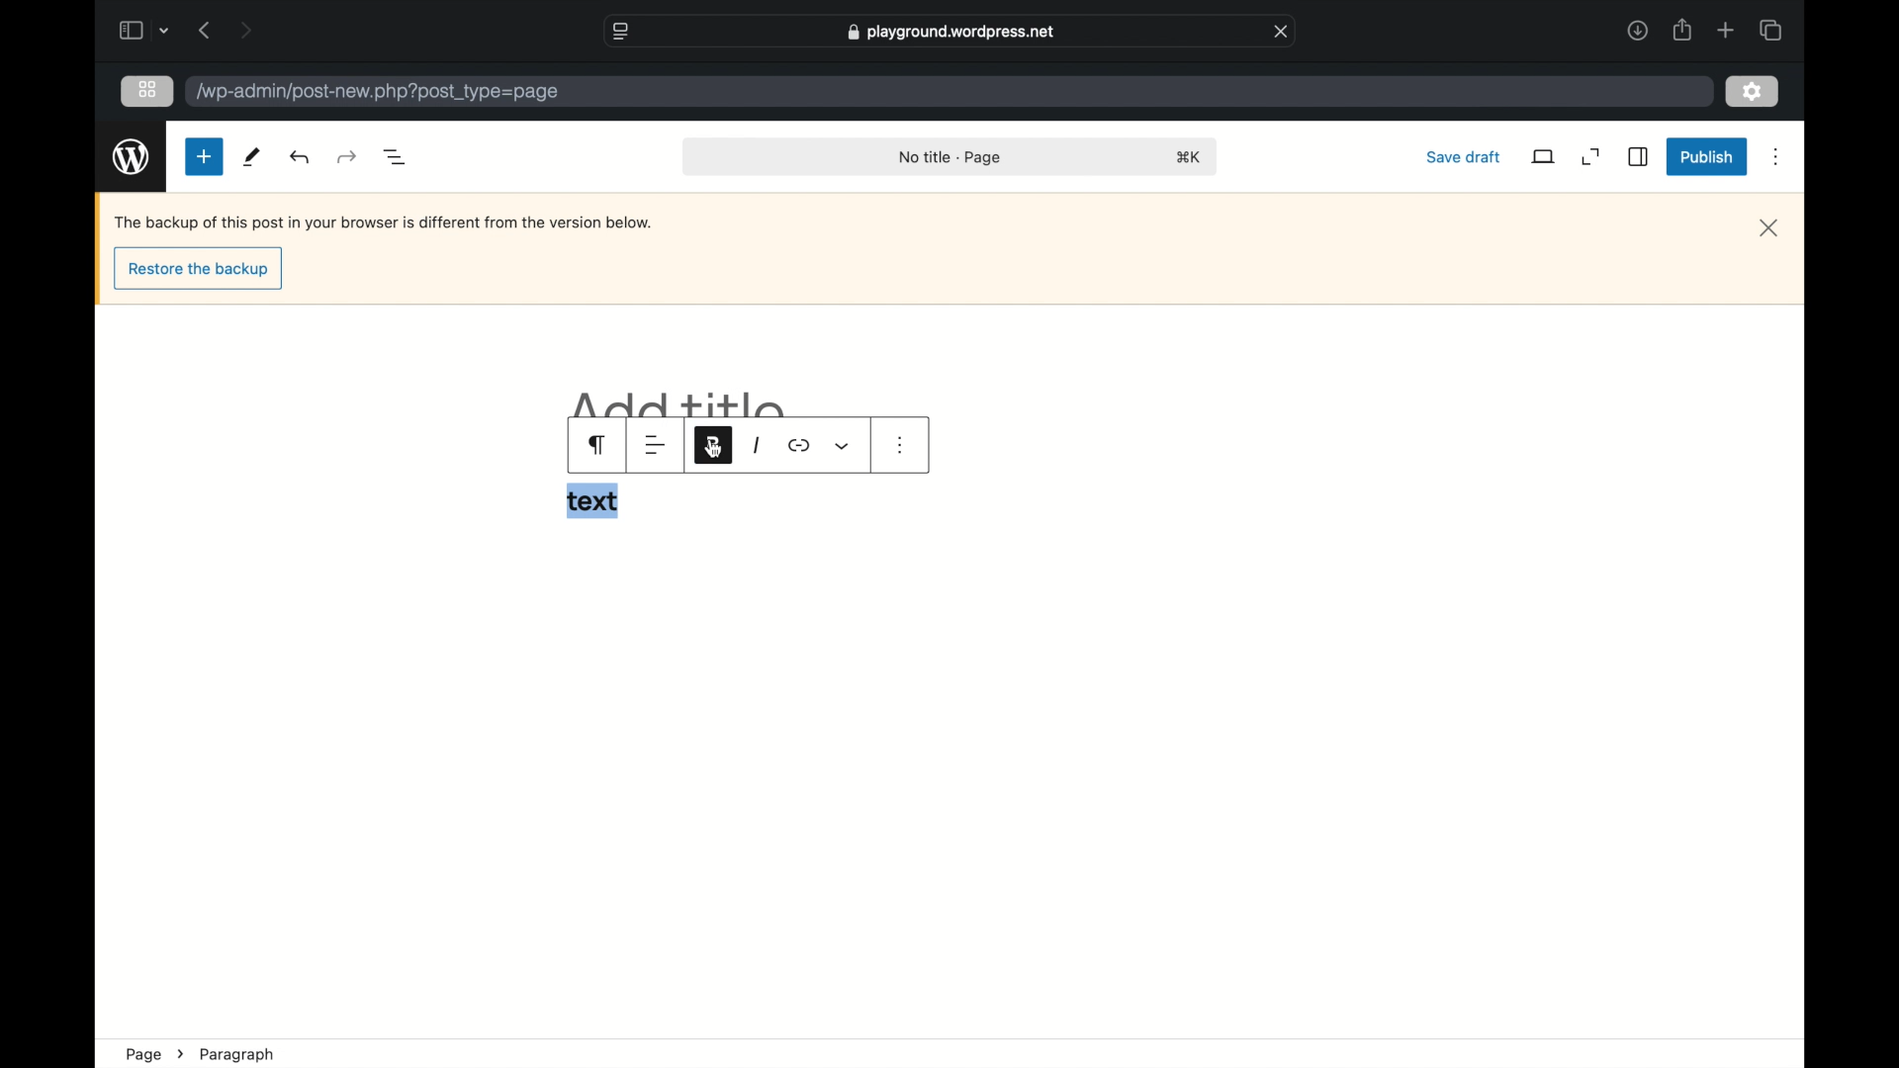 The image size is (1899, 1068). I want to click on wordpress, so click(131, 156).